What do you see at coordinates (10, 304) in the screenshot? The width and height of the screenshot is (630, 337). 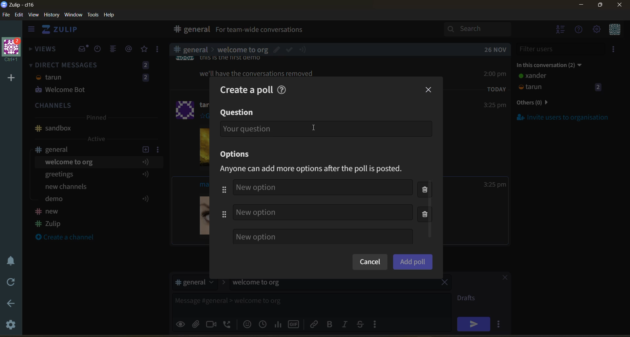 I see `go back` at bounding box center [10, 304].